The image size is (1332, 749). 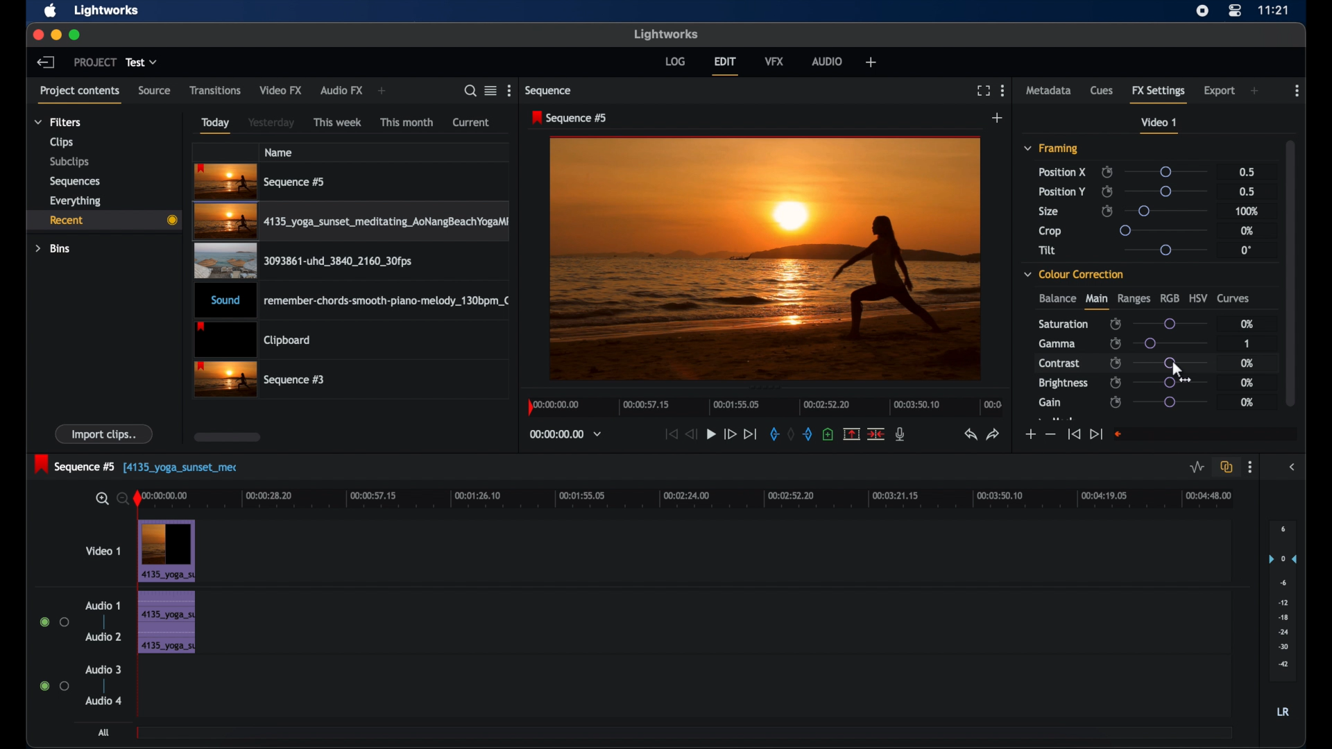 I want to click on clipboard, so click(x=253, y=341).